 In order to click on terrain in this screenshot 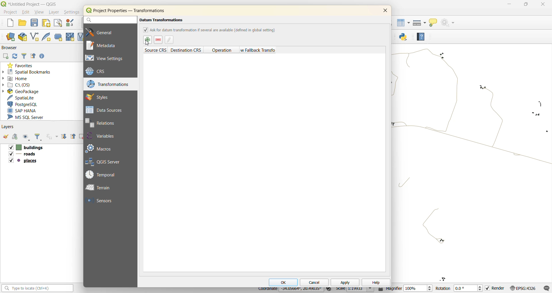, I will do `click(103, 188)`.